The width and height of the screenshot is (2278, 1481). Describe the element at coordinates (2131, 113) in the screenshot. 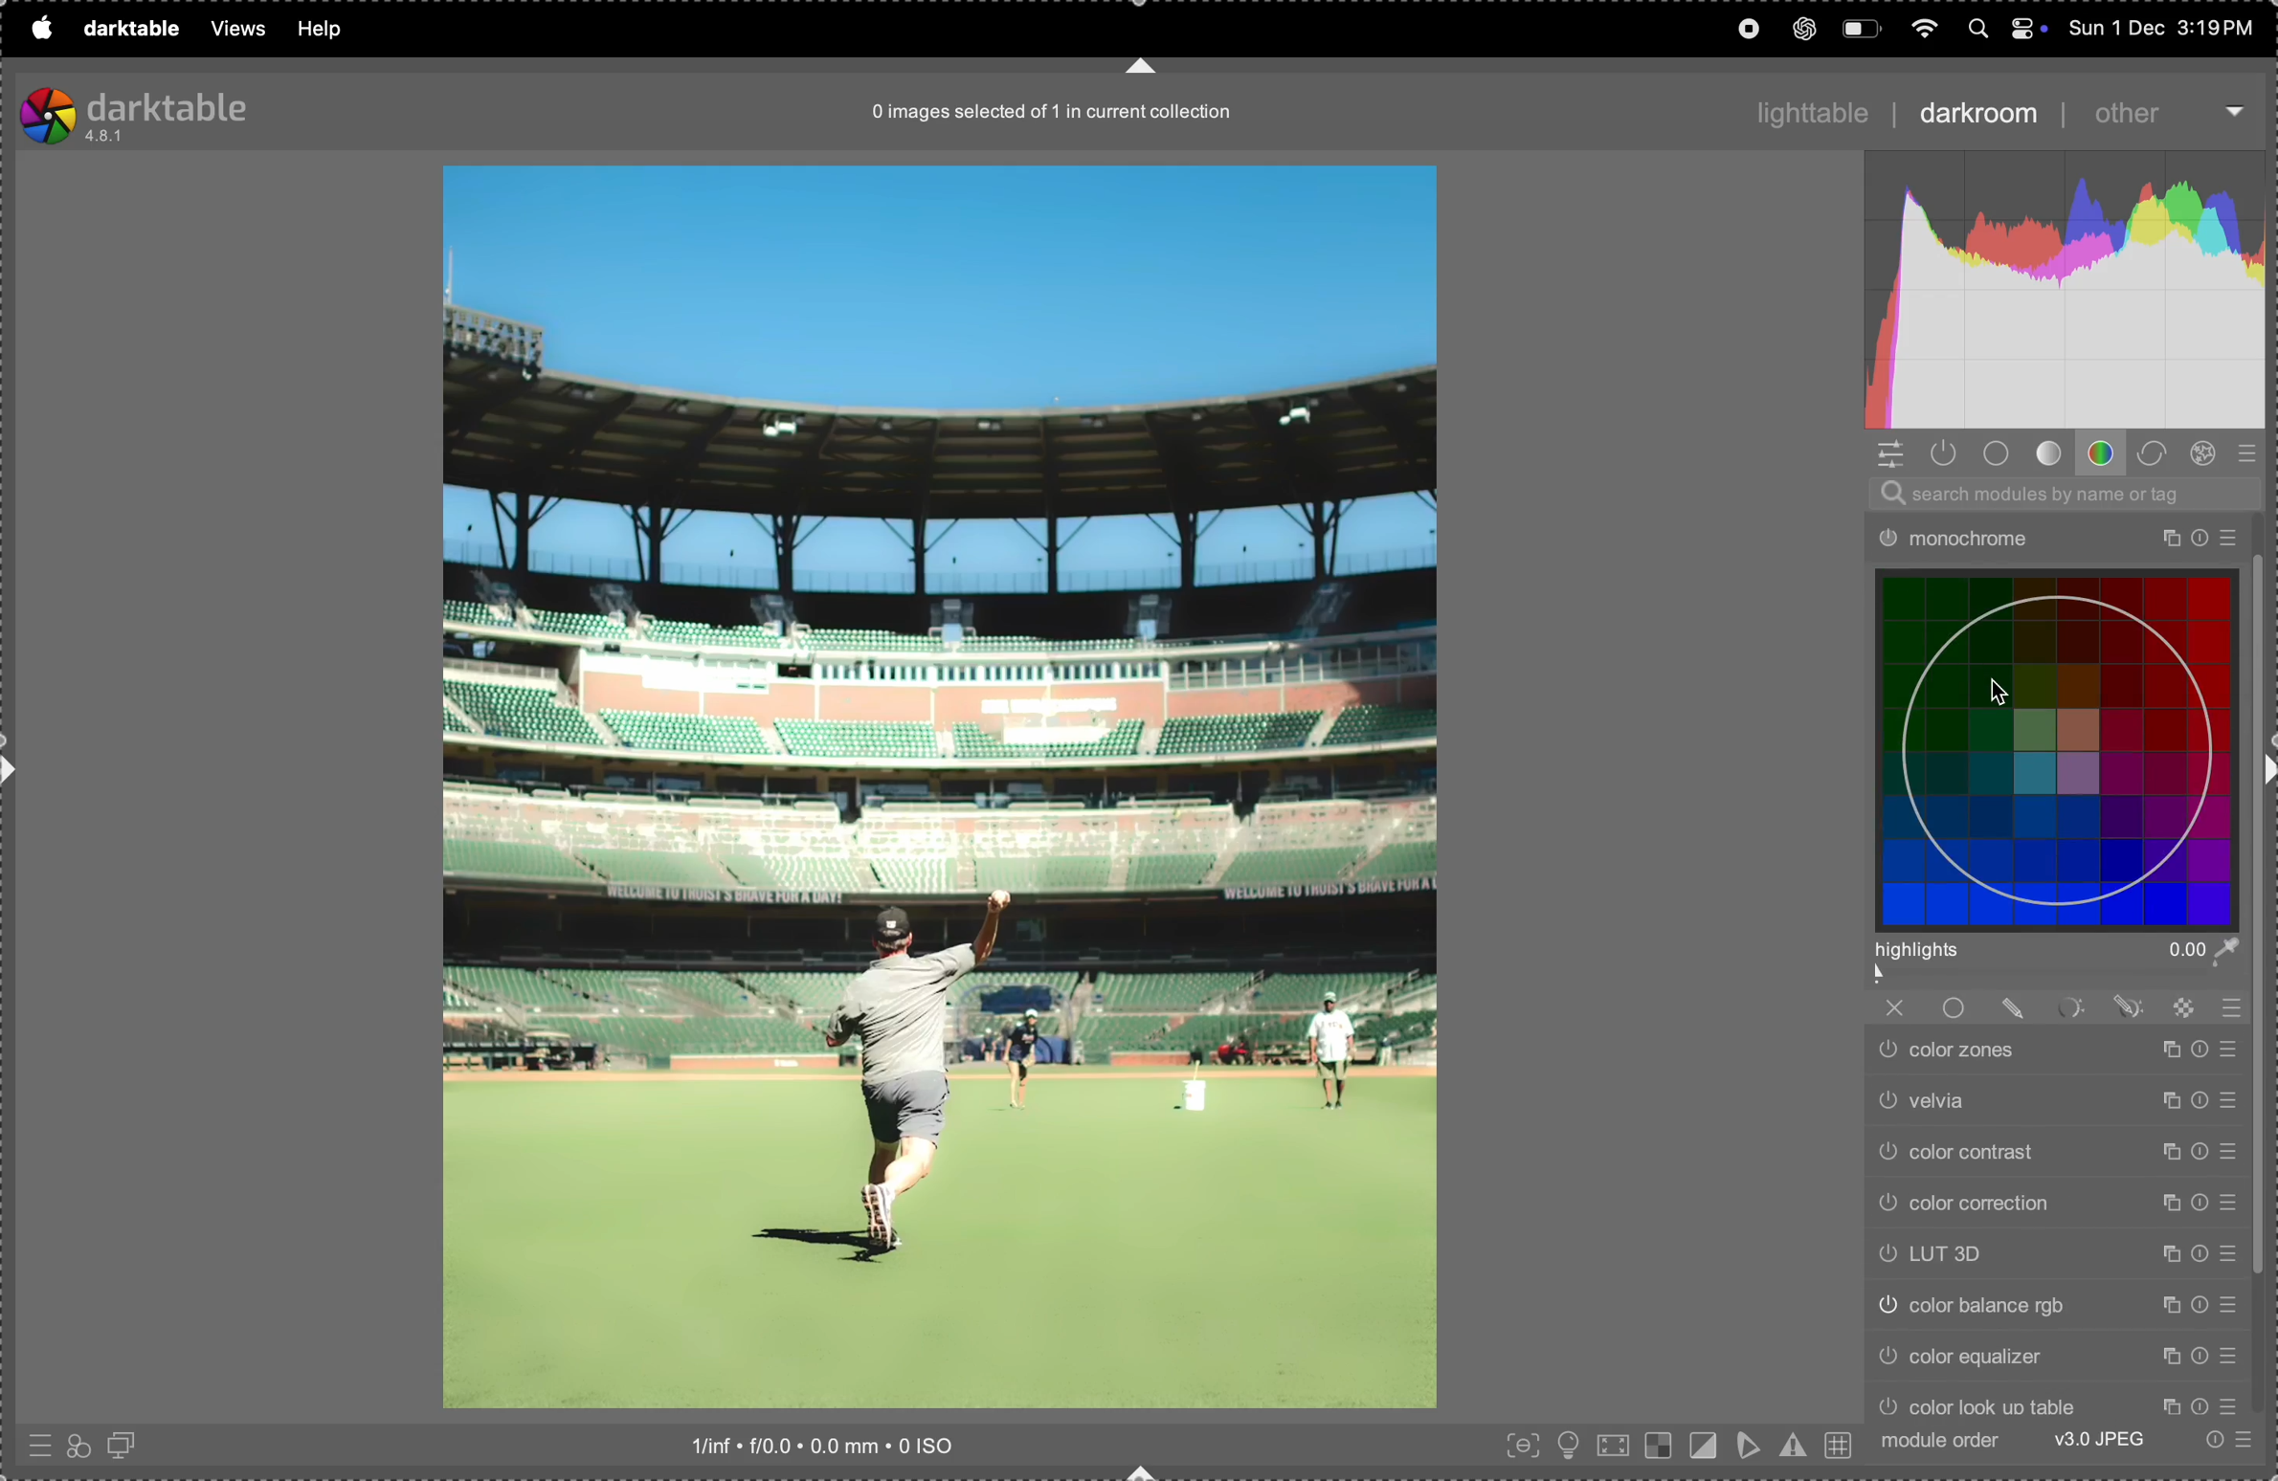

I see `other` at that location.